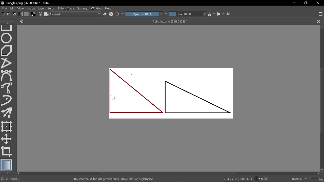 The image size is (324, 182). Describe the element at coordinates (2, 179) in the screenshot. I see `No selection ` at that location.